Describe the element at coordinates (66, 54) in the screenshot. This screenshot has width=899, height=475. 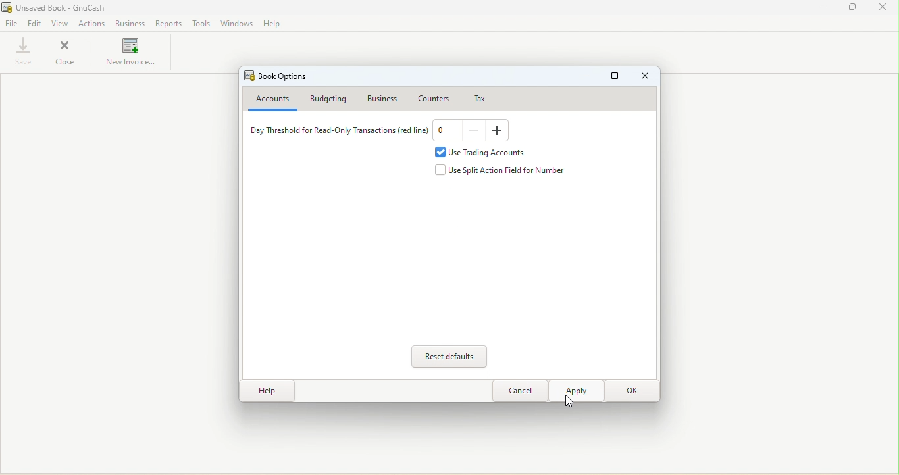
I see `Close` at that location.